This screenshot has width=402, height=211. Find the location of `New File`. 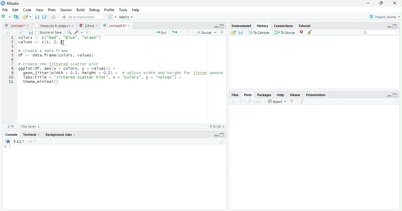

New File is located at coordinates (6, 17).